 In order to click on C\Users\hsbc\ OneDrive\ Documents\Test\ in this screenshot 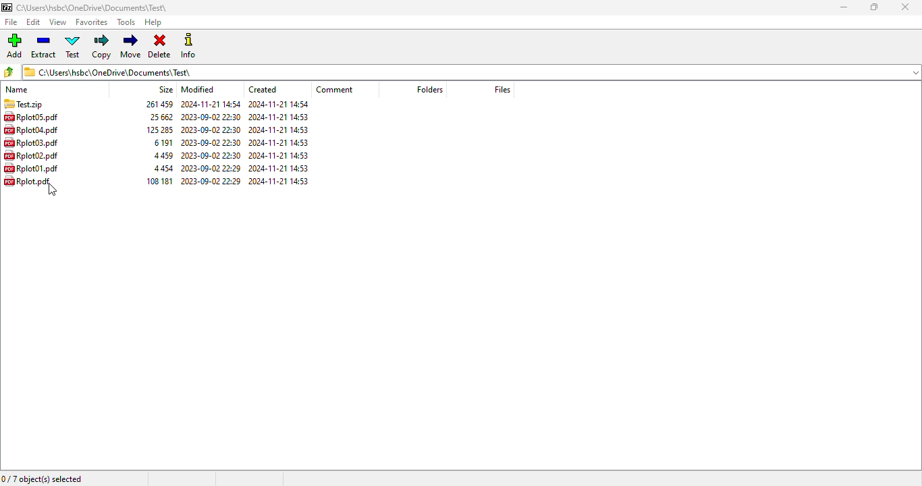, I will do `click(470, 73)`.